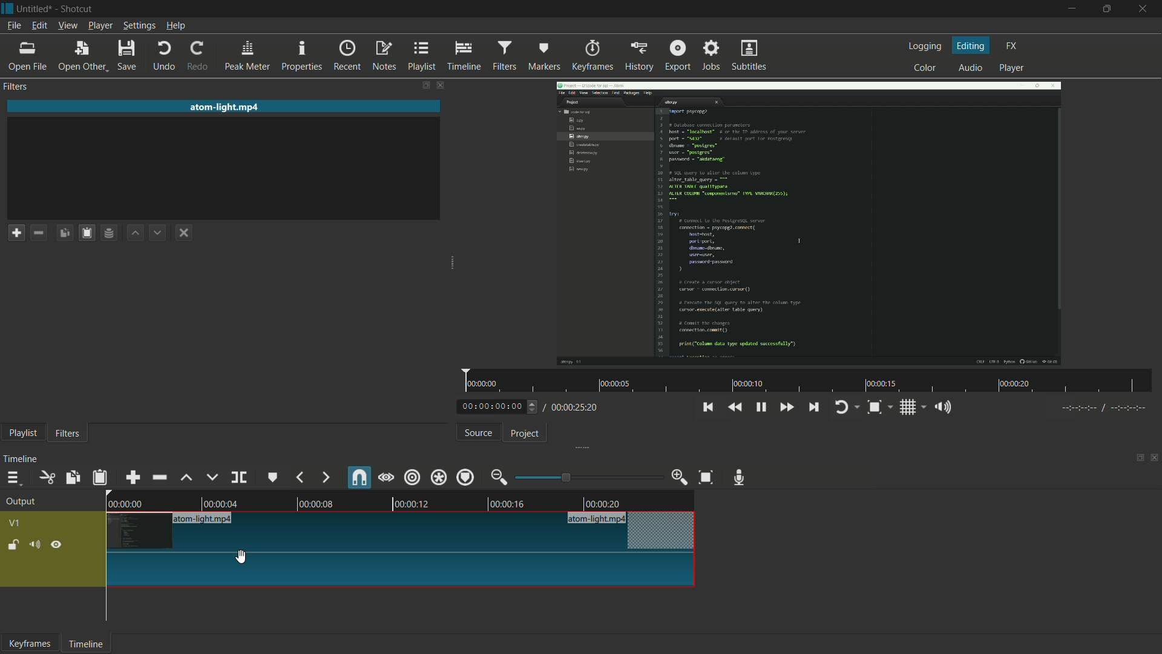 Image resolution: width=1162 pixels, height=654 pixels. What do you see at coordinates (943, 406) in the screenshot?
I see `show volume control` at bounding box center [943, 406].